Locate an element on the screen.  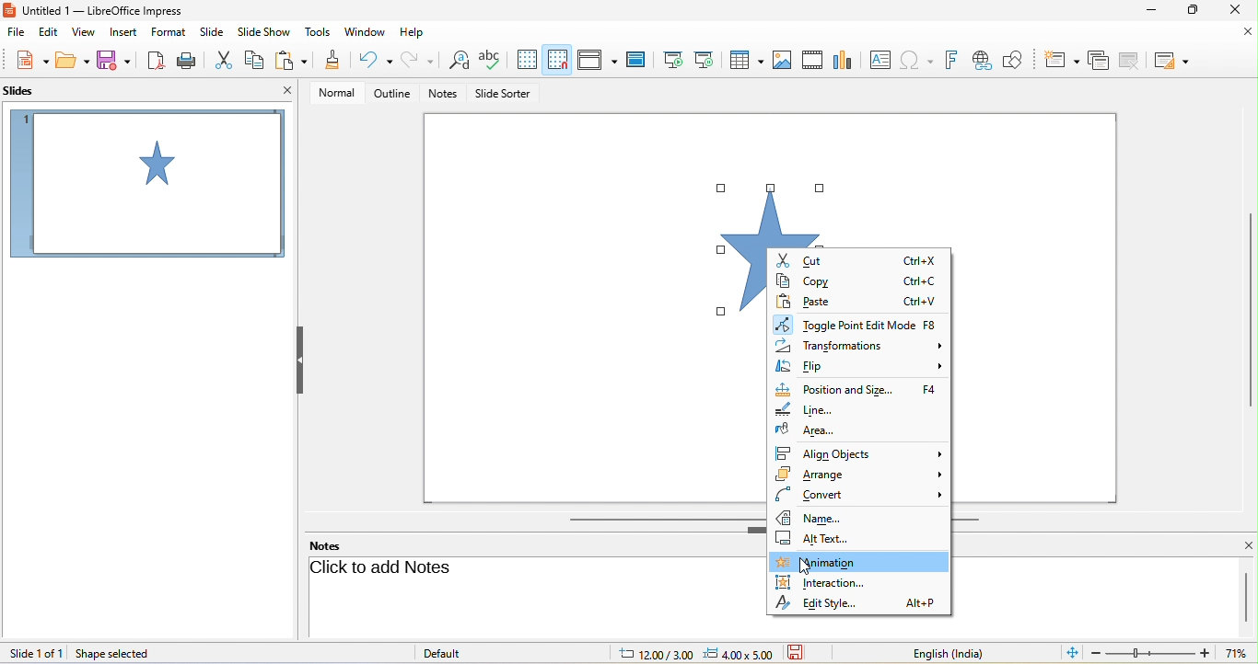
help is located at coordinates (413, 33).